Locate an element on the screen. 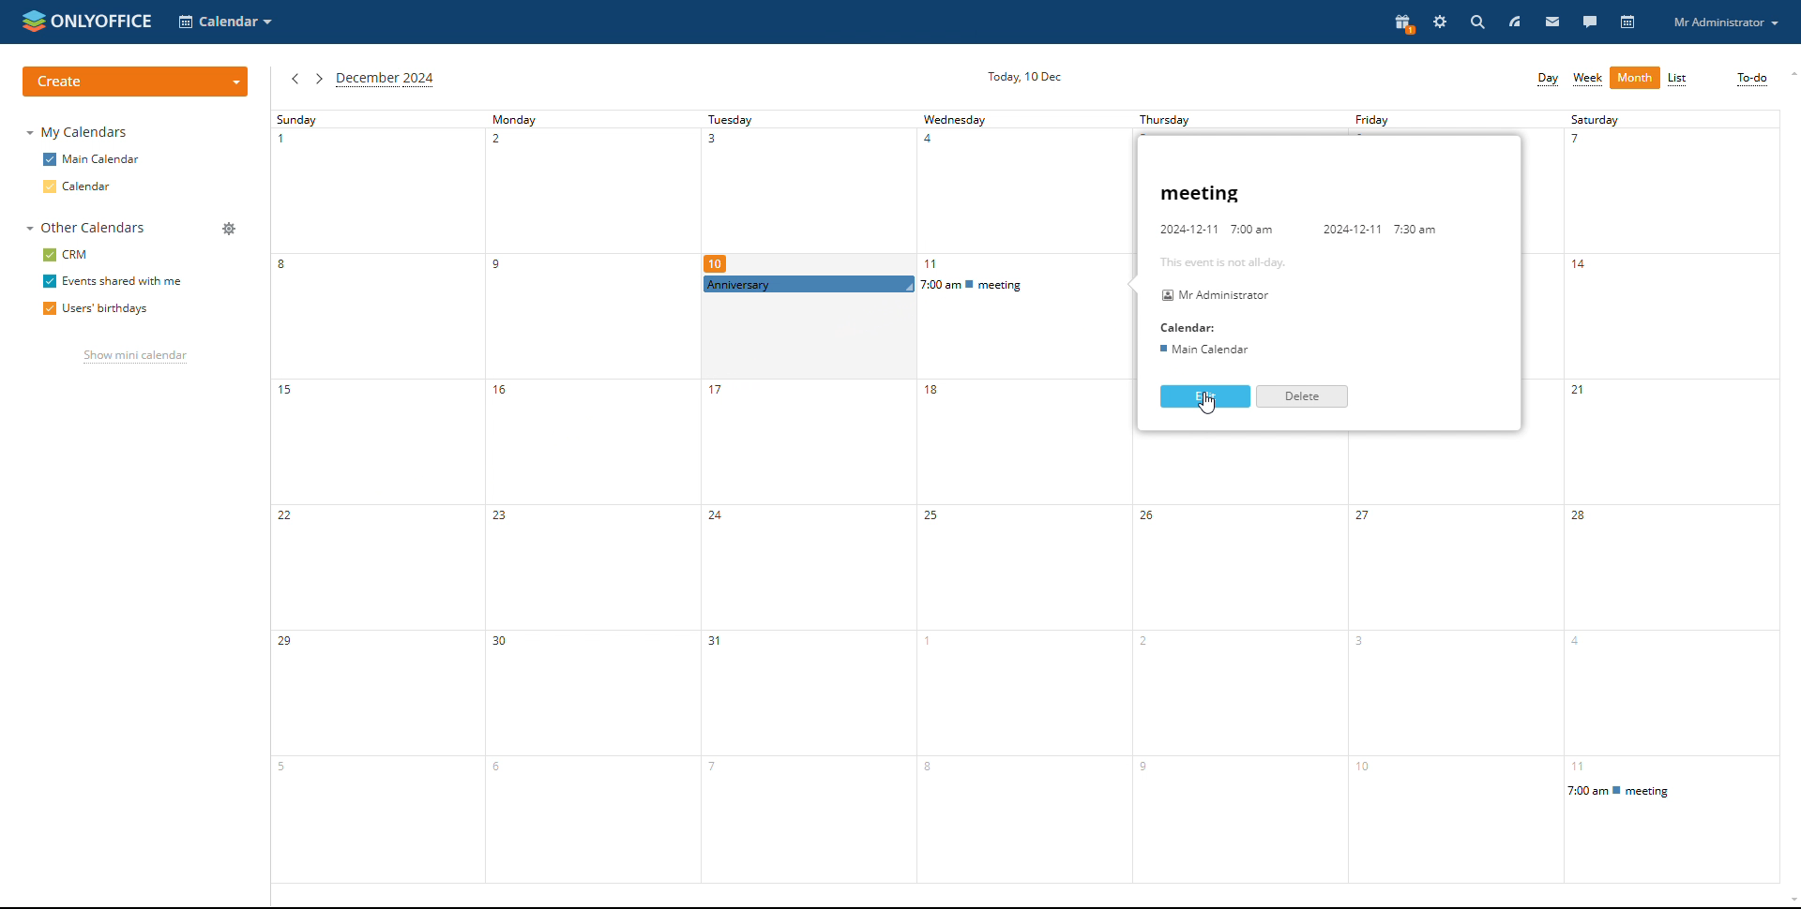  main calender is located at coordinates (1206, 347).